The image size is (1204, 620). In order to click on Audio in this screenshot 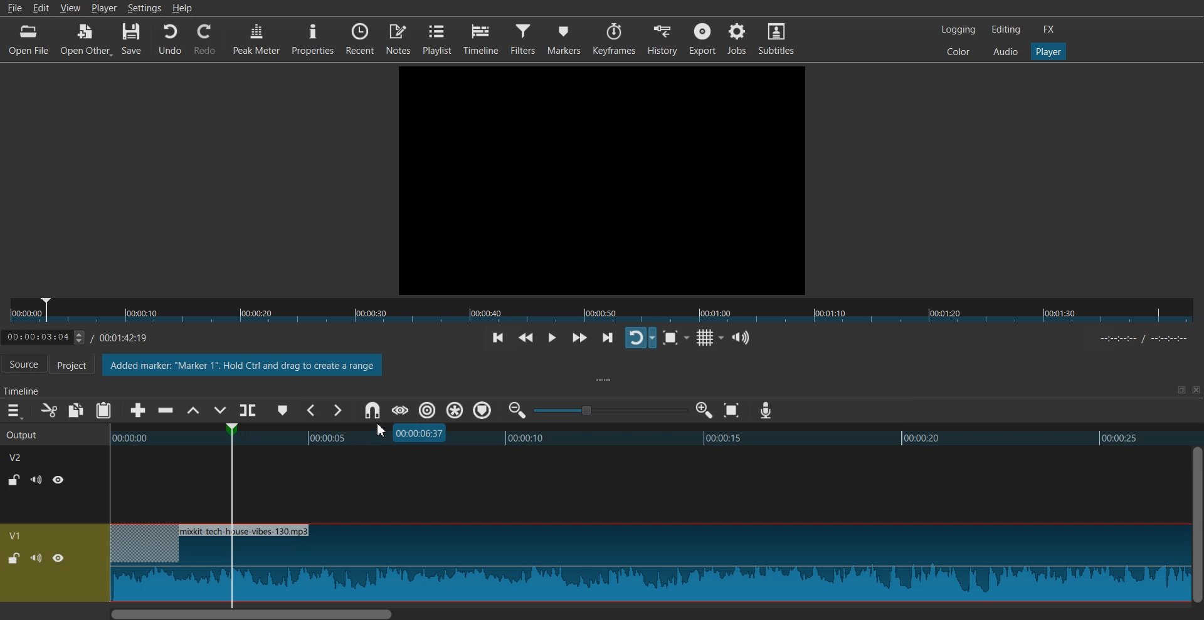, I will do `click(1005, 51)`.